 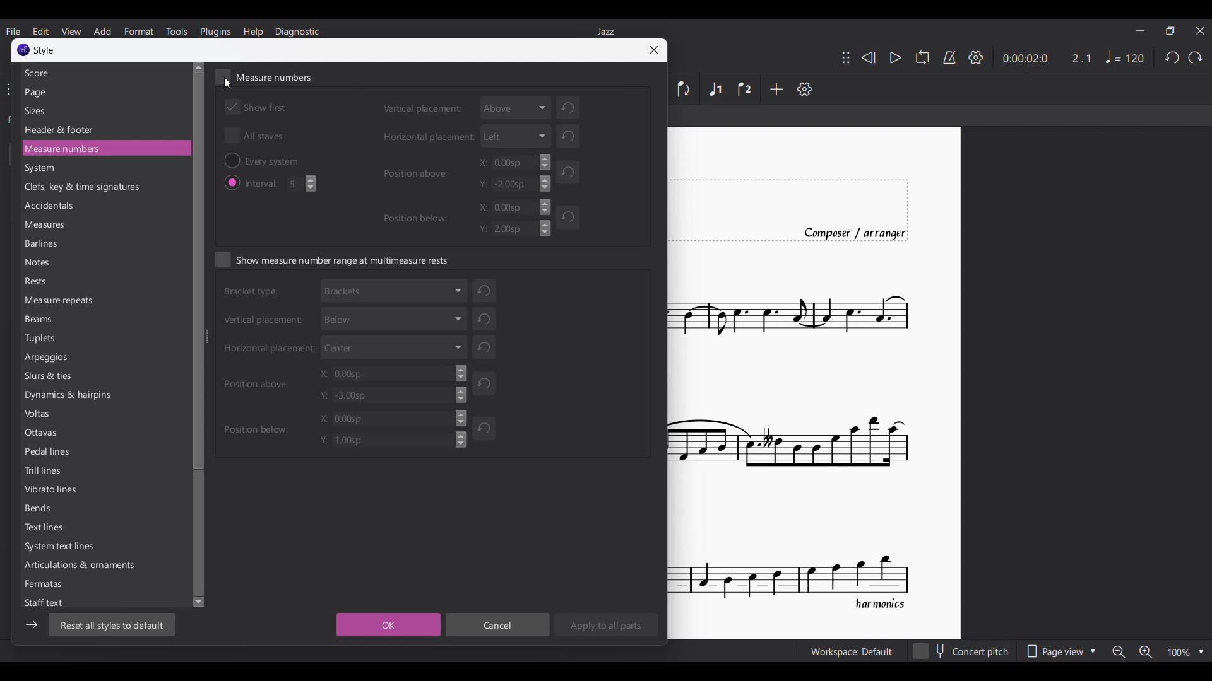 What do you see at coordinates (869, 57) in the screenshot?
I see `Rewind` at bounding box center [869, 57].